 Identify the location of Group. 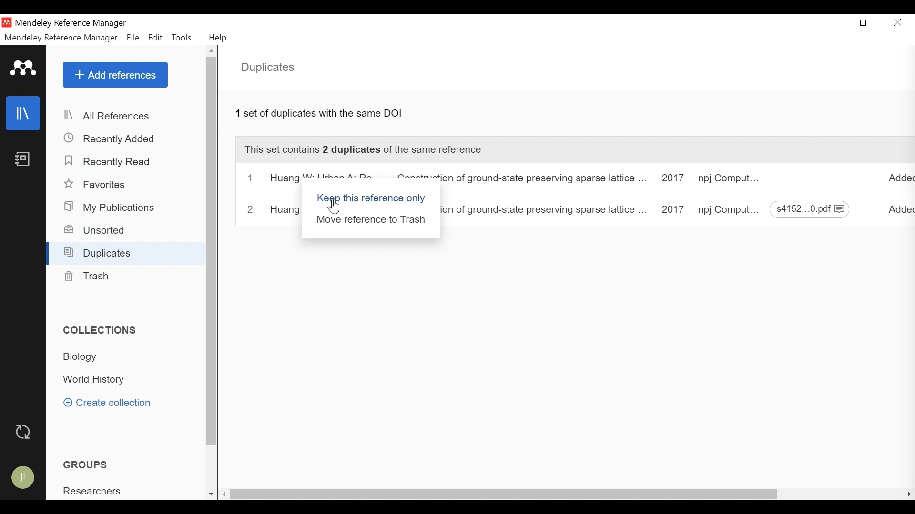
(92, 490).